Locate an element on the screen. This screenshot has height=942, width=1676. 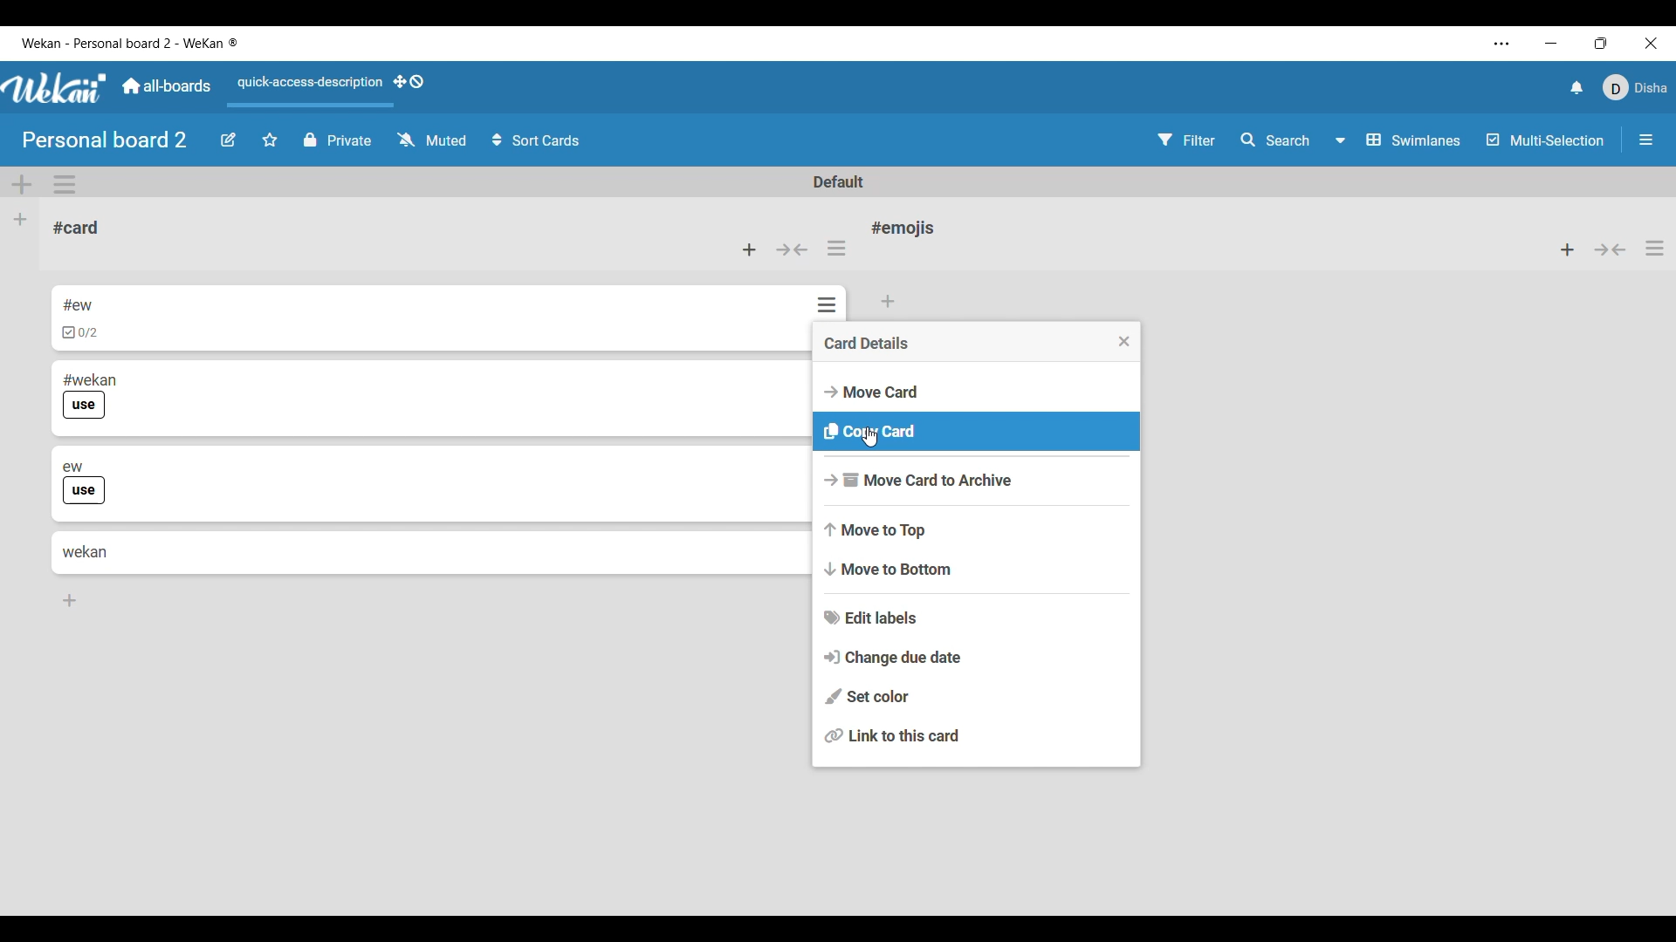
Indicates checklist in card 1 is located at coordinates (80, 333).